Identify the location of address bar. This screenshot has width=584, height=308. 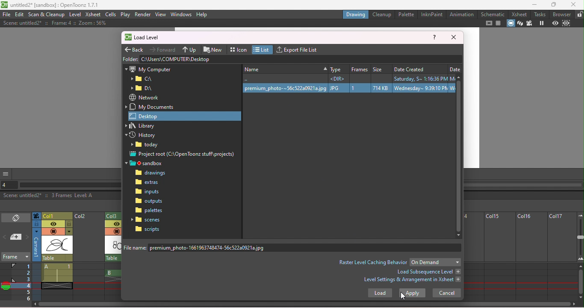
(301, 59).